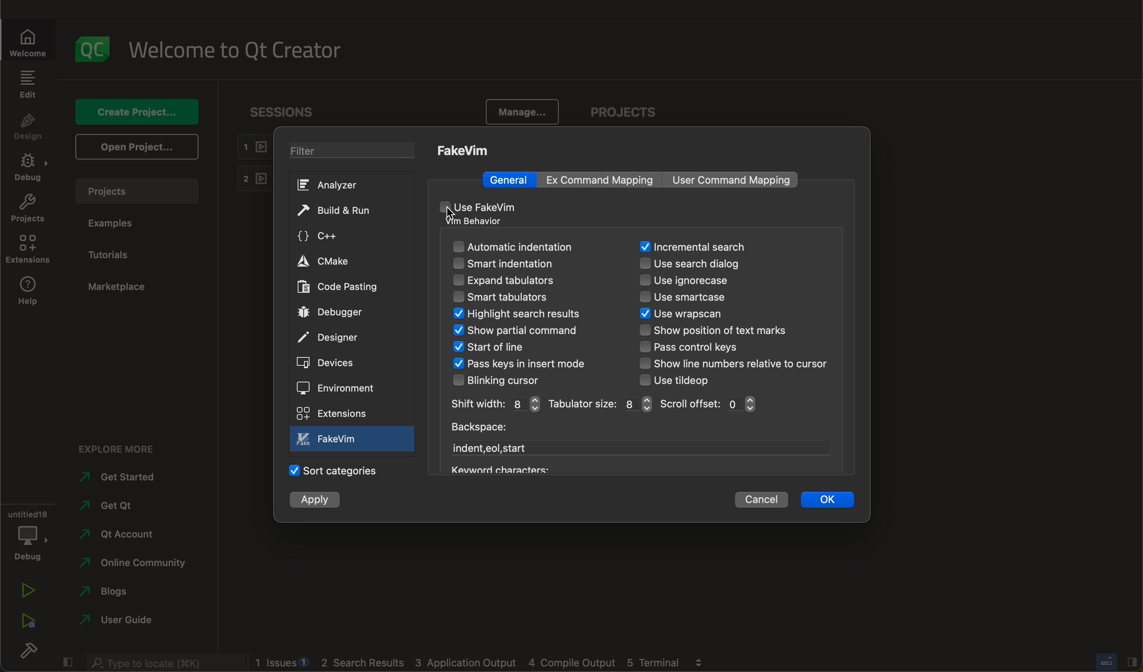 The height and width of the screenshot is (672, 1143). What do you see at coordinates (137, 110) in the screenshot?
I see `create` at bounding box center [137, 110].